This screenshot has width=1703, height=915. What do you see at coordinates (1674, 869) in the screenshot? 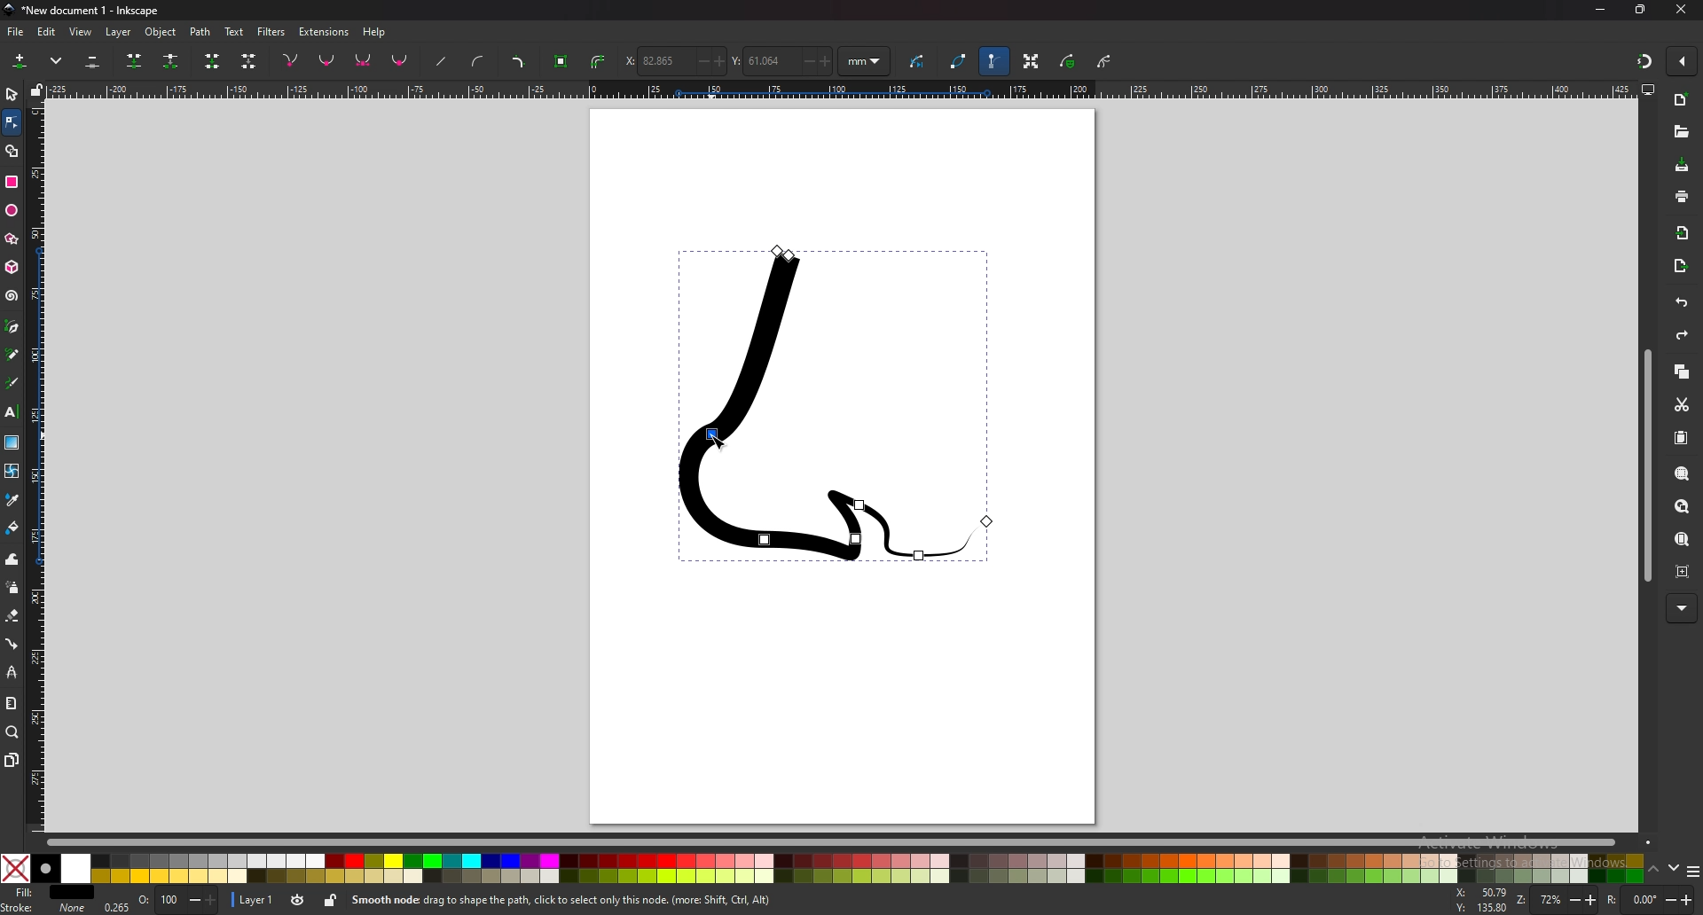
I see `down` at bounding box center [1674, 869].